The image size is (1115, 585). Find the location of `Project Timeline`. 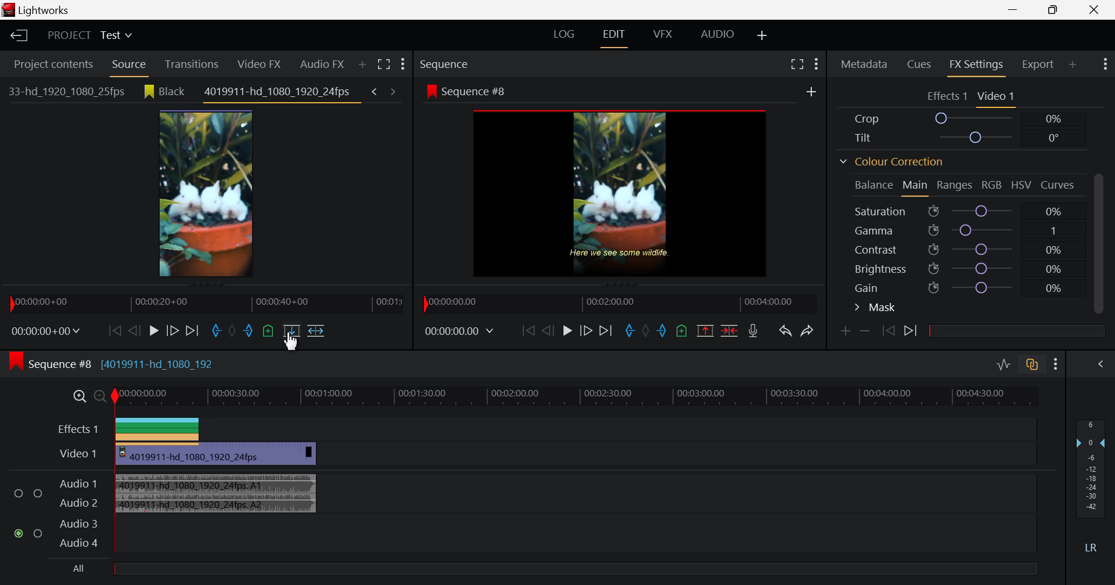

Project Timeline is located at coordinates (577, 398).